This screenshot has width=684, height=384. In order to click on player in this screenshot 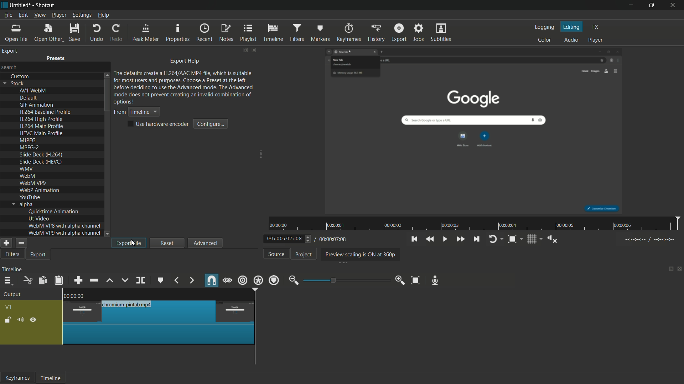, I will do `click(596, 39)`.